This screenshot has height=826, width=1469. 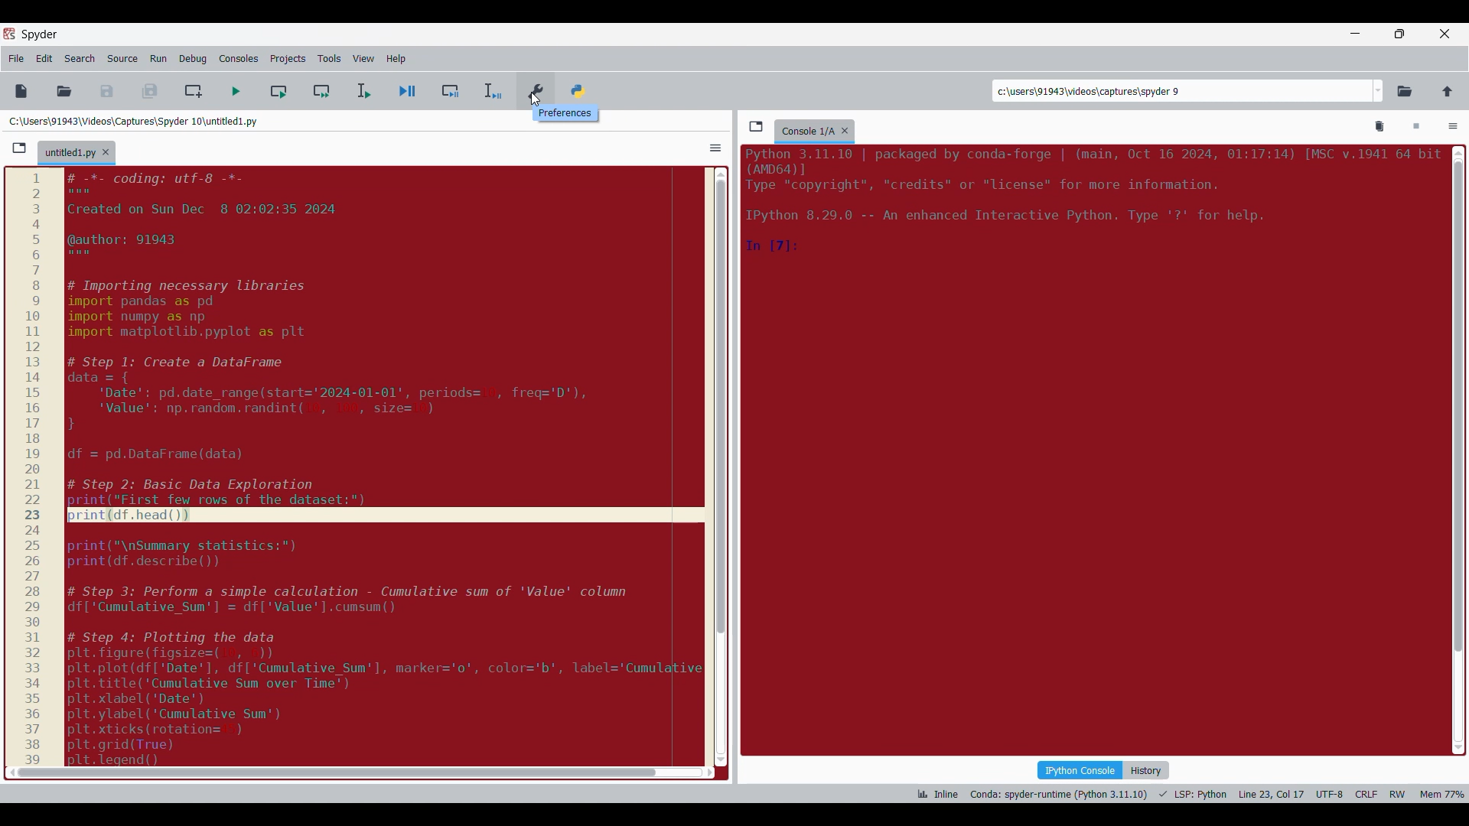 I want to click on Create new cell at current line, so click(x=194, y=91).